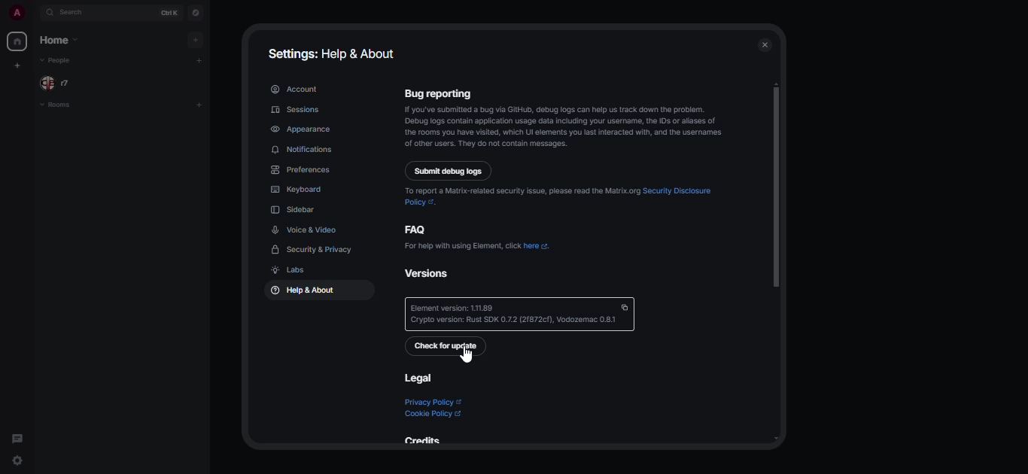  What do you see at coordinates (13, 13) in the screenshot?
I see `profile` at bounding box center [13, 13].